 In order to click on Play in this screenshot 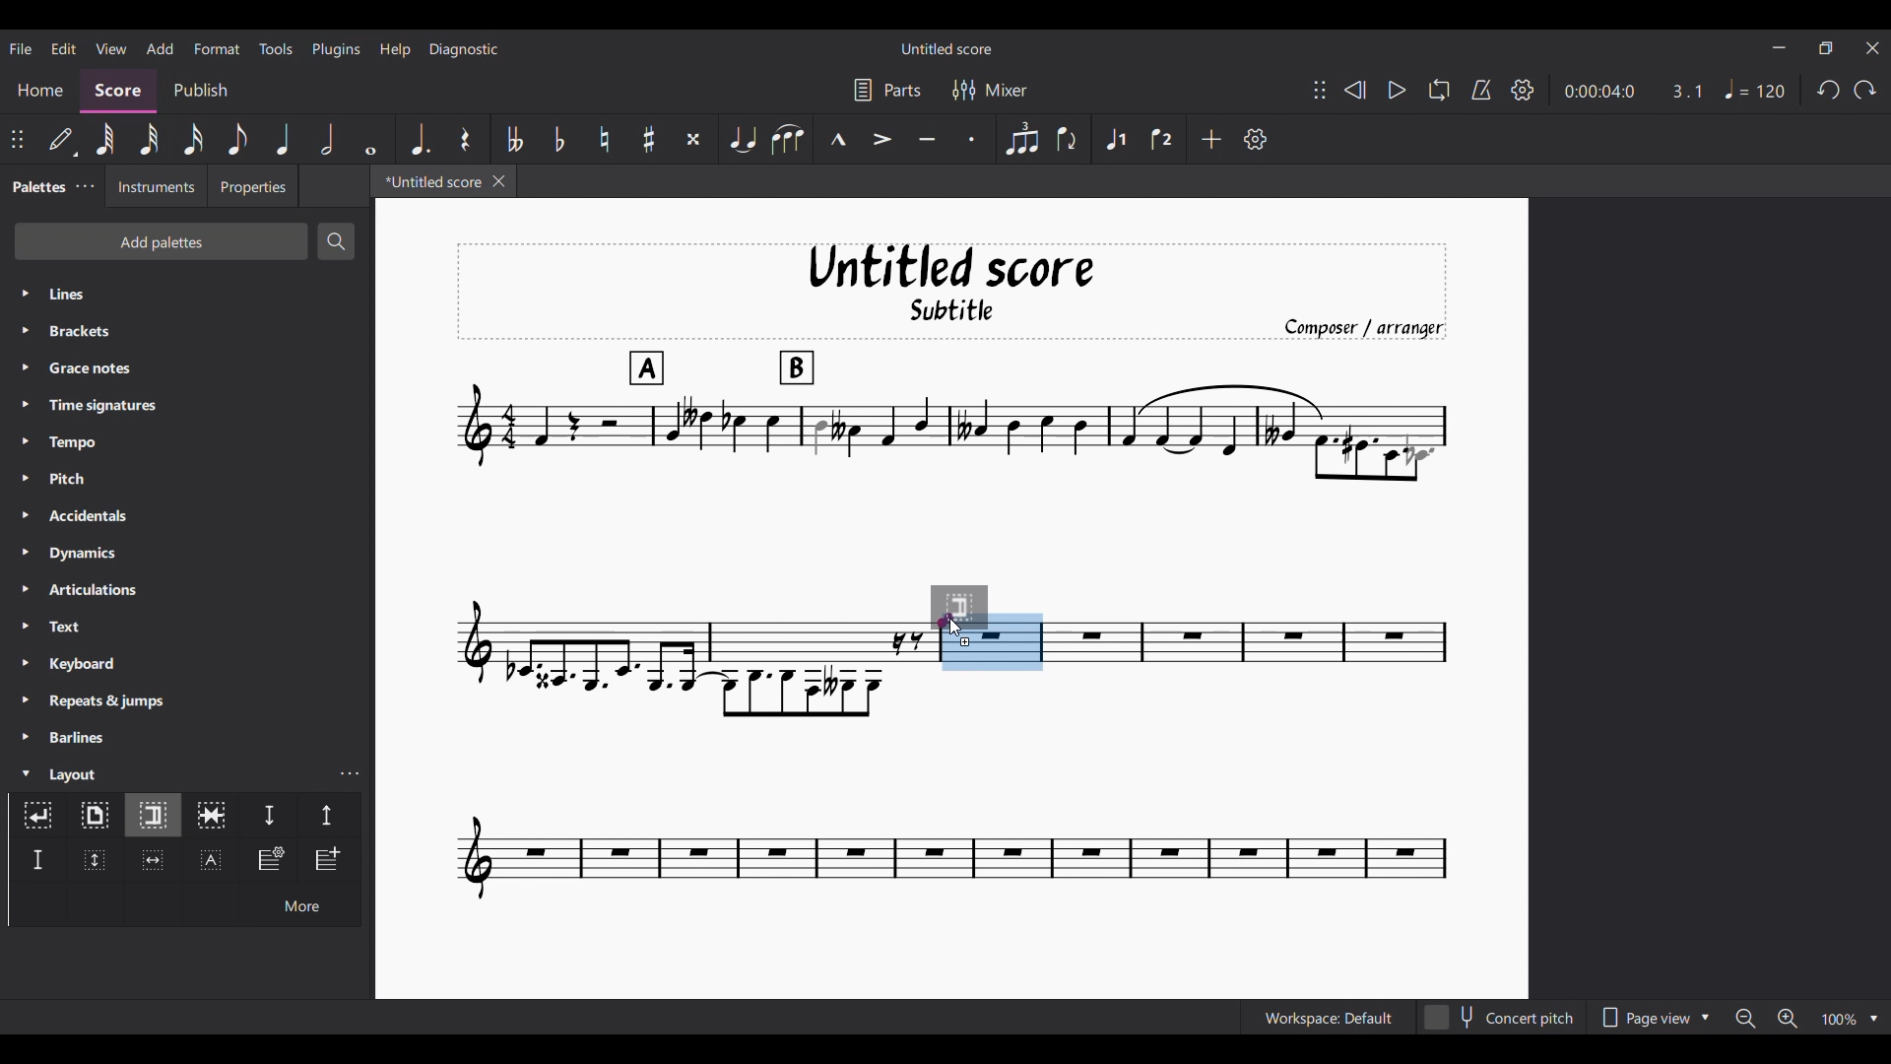, I will do `click(1397, 90)`.